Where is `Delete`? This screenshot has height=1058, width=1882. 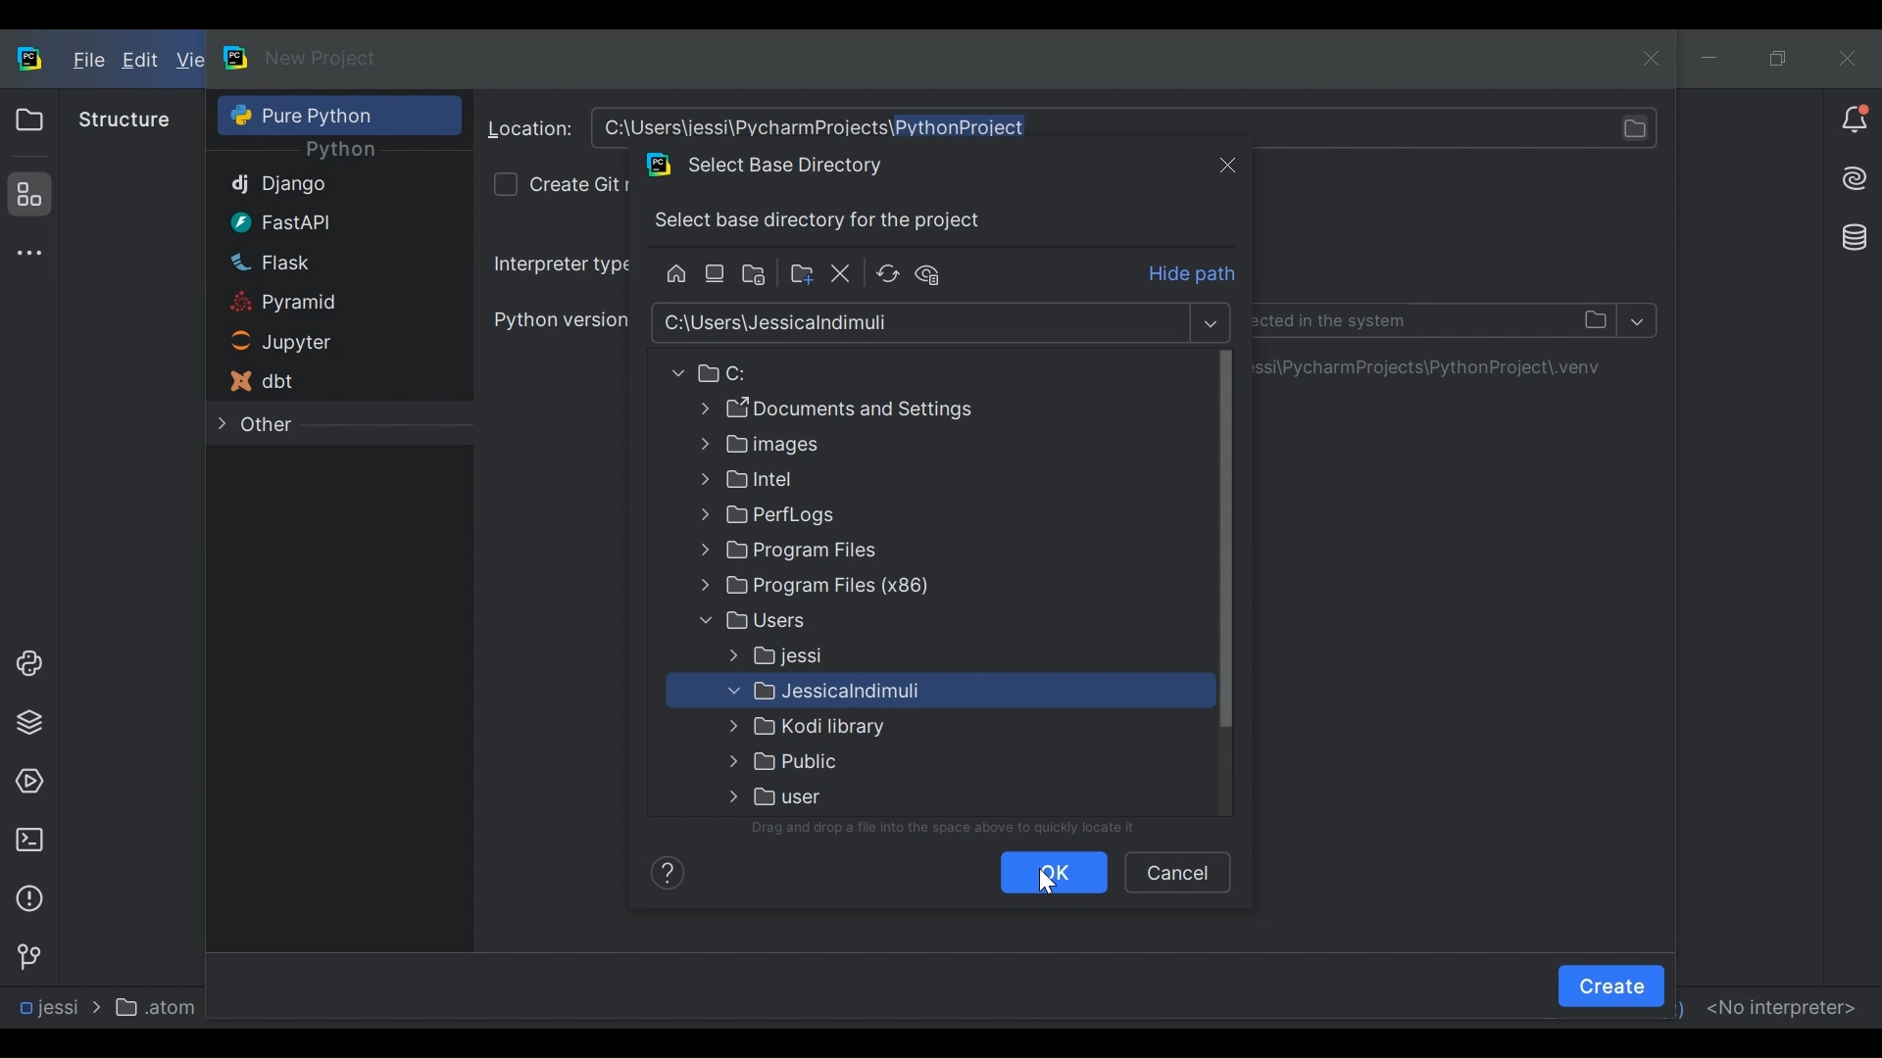
Delete is located at coordinates (842, 274).